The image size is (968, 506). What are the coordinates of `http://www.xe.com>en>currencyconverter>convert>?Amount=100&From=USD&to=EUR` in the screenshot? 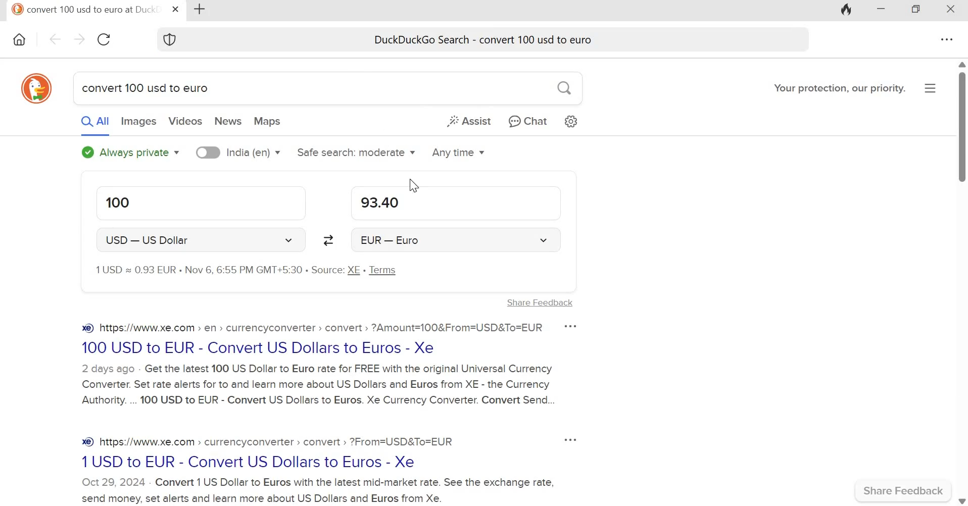 It's located at (308, 329).